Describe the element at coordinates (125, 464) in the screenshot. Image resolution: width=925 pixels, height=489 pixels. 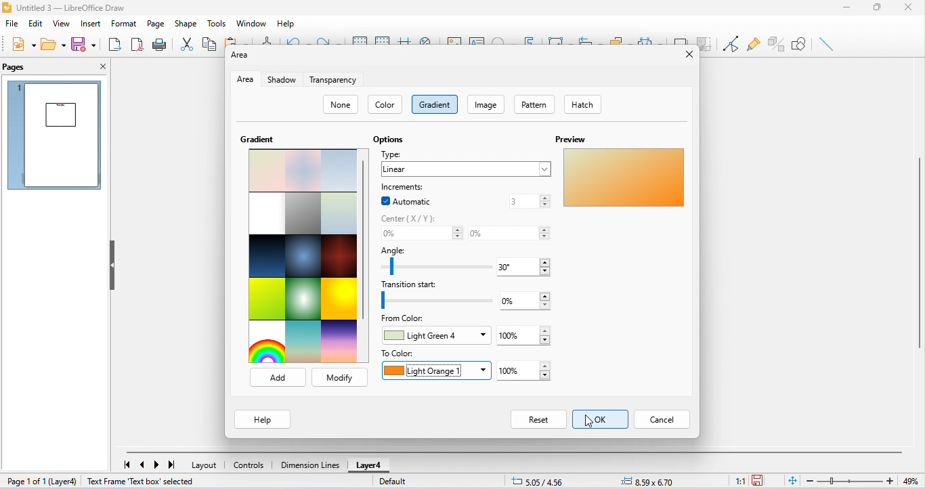
I see `first page` at that location.